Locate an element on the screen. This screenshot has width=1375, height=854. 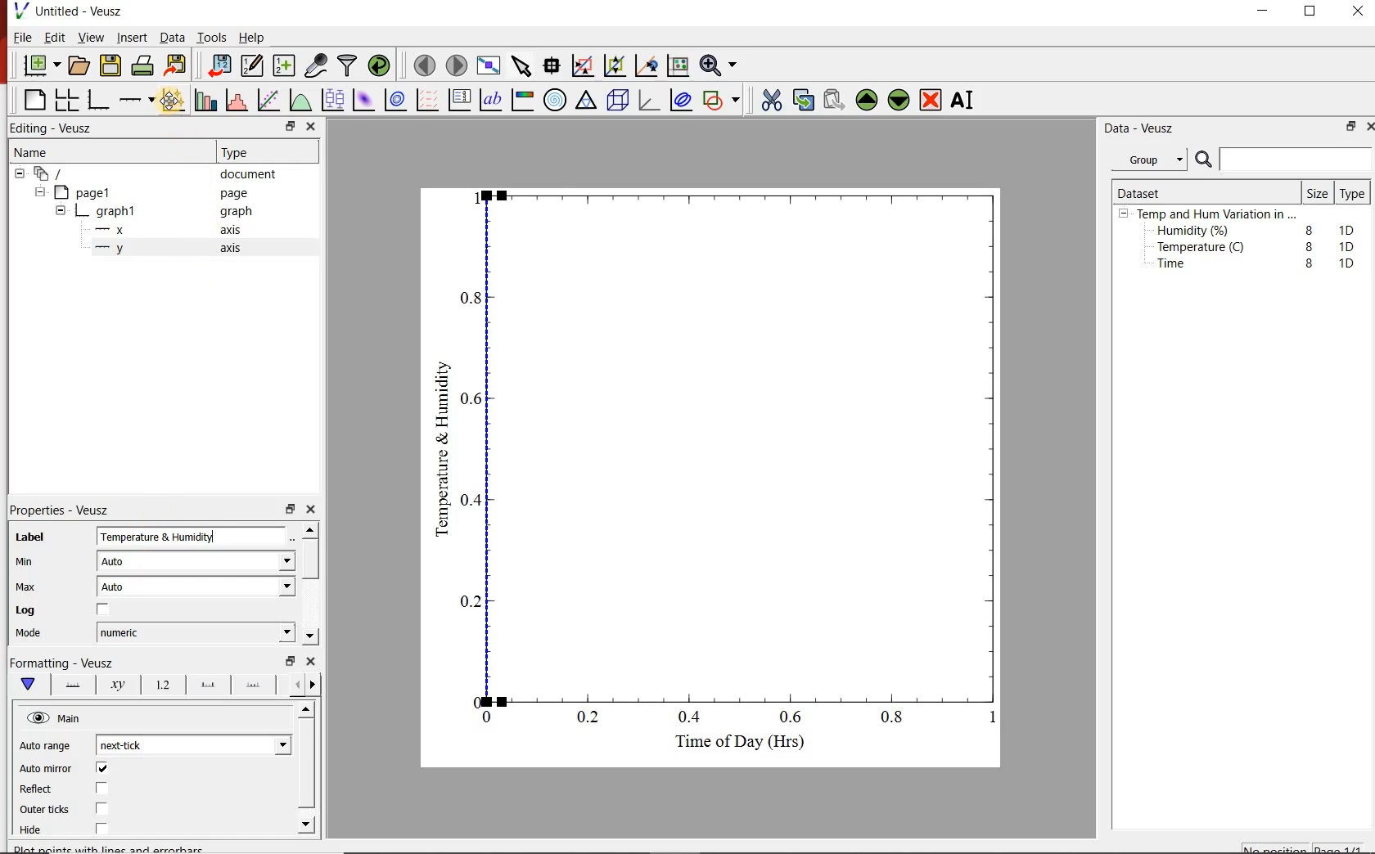
page is located at coordinates (237, 194).